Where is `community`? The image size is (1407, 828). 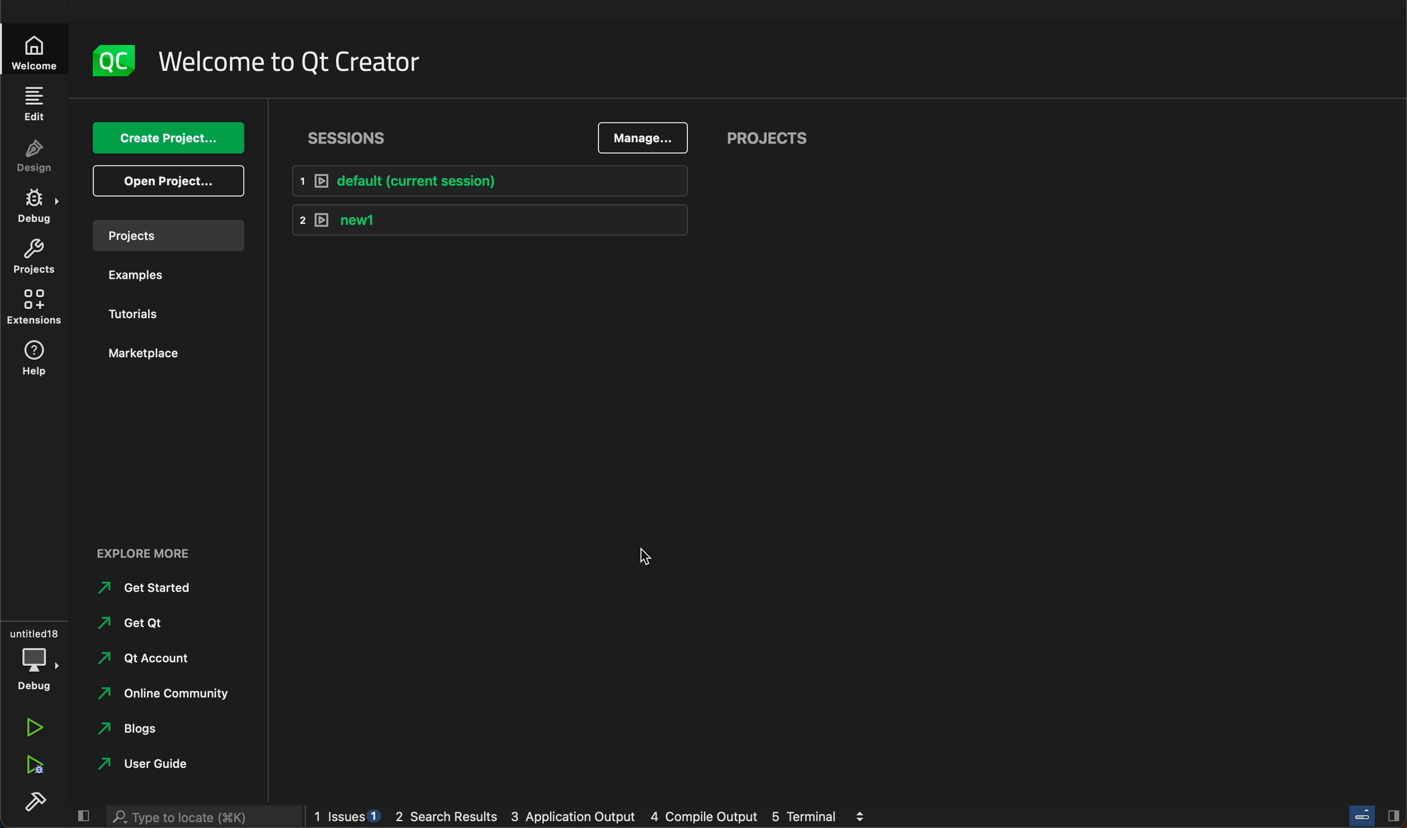
community is located at coordinates (168, 693).